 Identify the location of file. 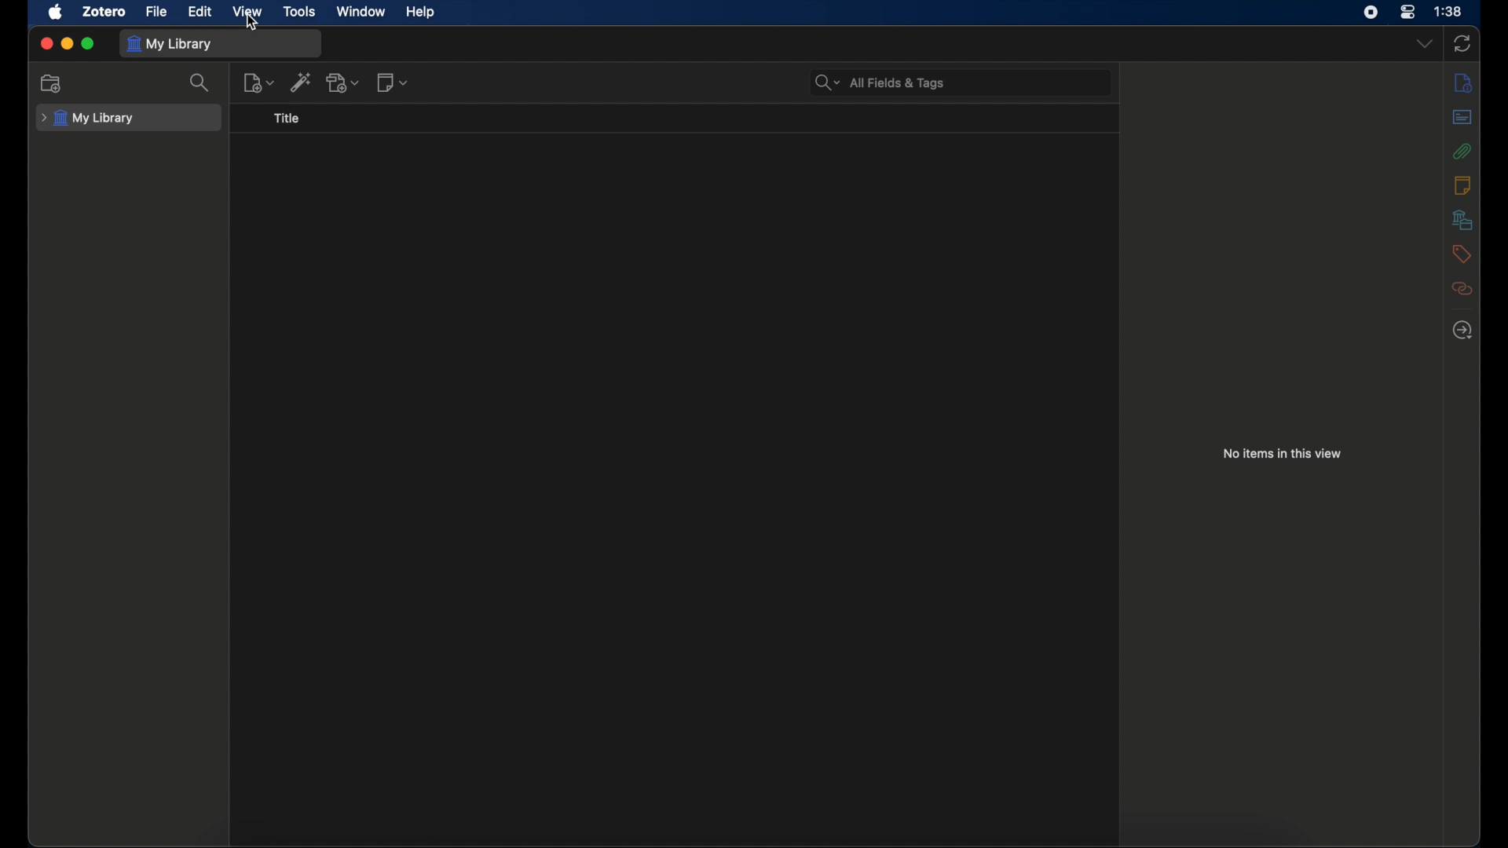
(157, 12).